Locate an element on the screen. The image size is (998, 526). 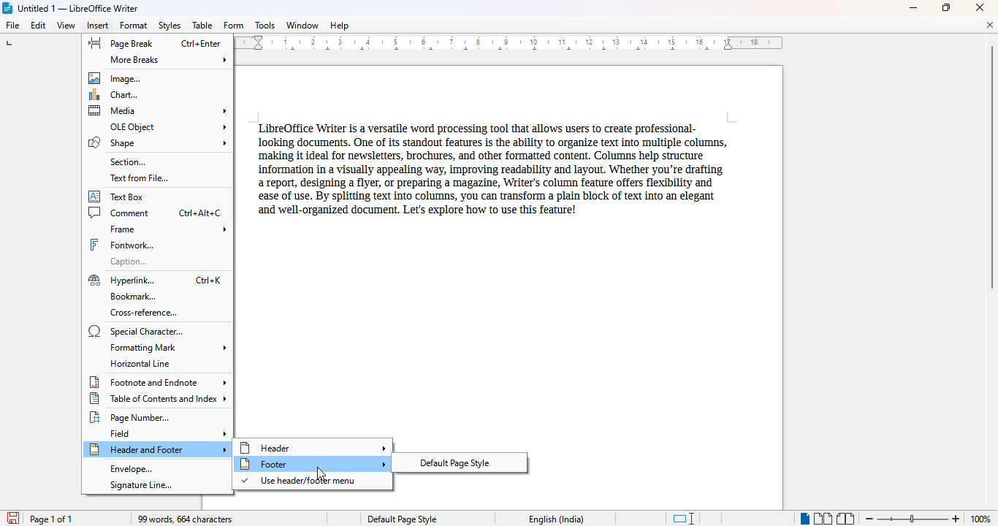
page 1 of 1 is located at coordinates (51, 519).